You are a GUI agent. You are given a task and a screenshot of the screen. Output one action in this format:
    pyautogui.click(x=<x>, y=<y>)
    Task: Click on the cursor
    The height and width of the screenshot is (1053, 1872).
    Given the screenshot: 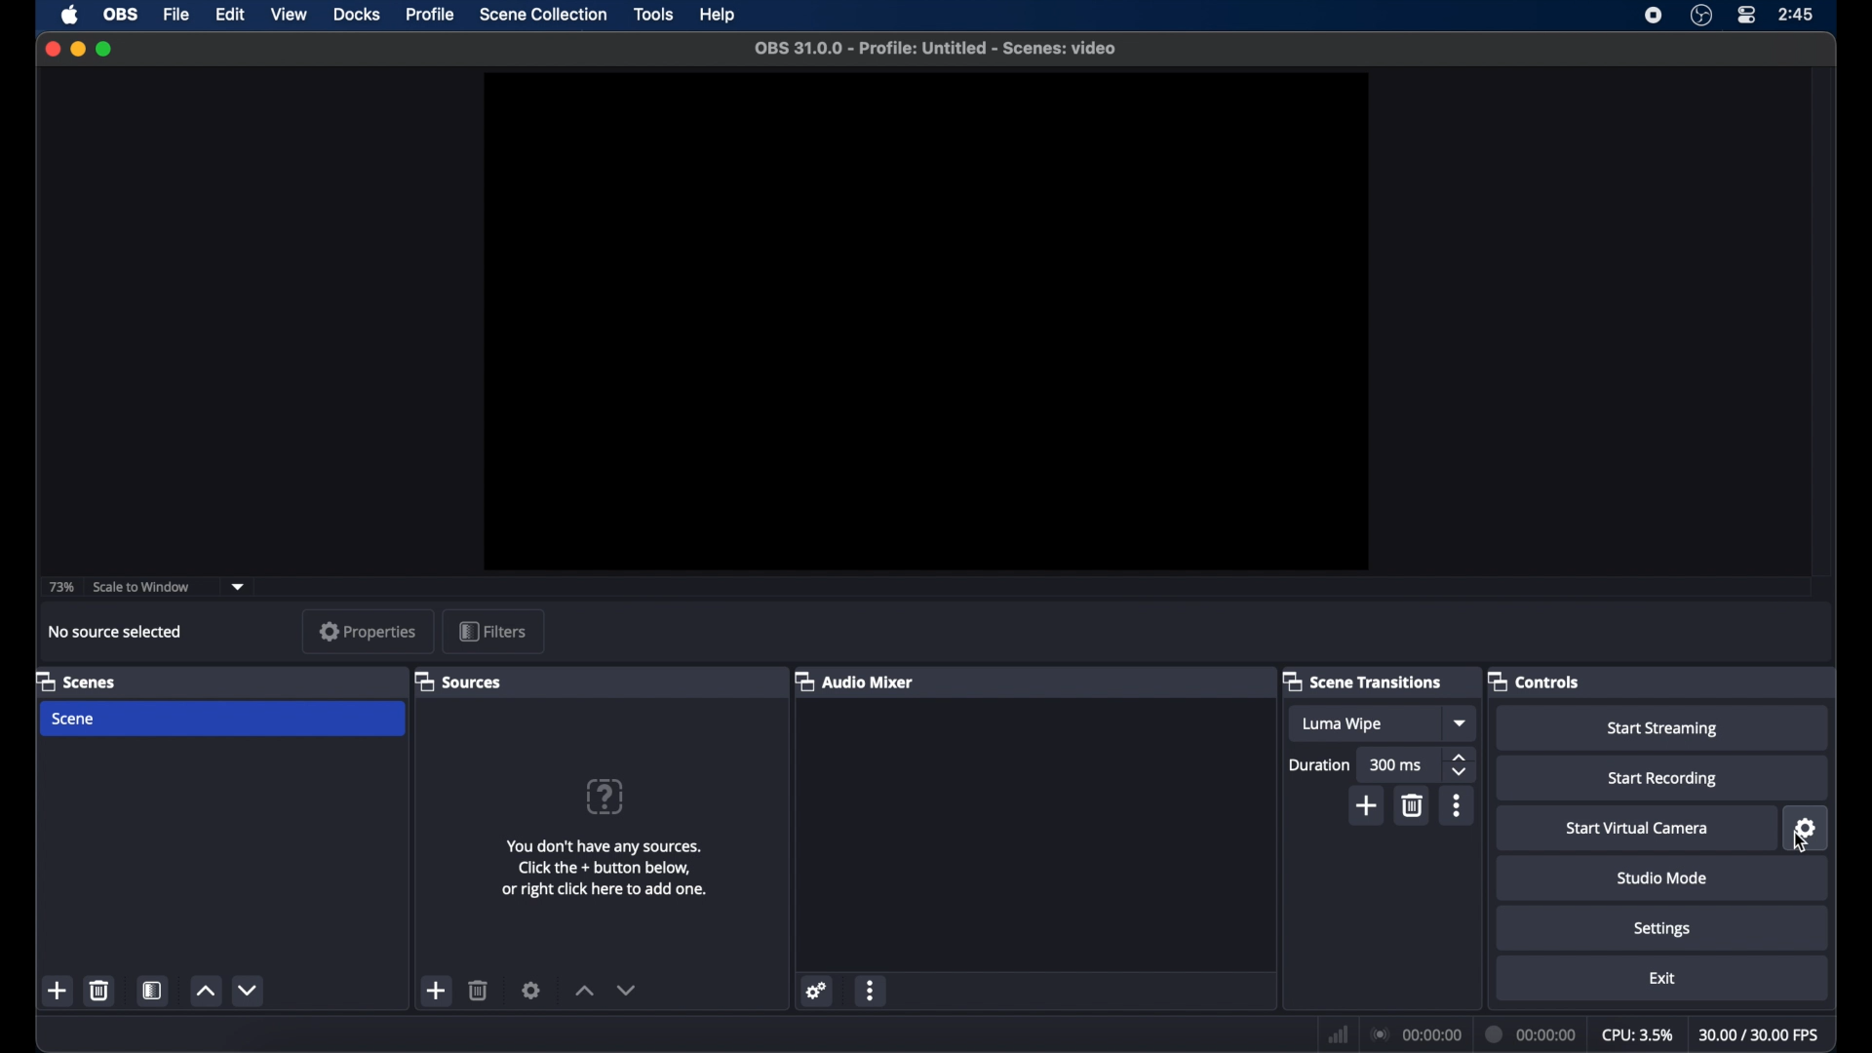 What is the action you would take?
    pyautogui.click(x=1800, y=840)
    